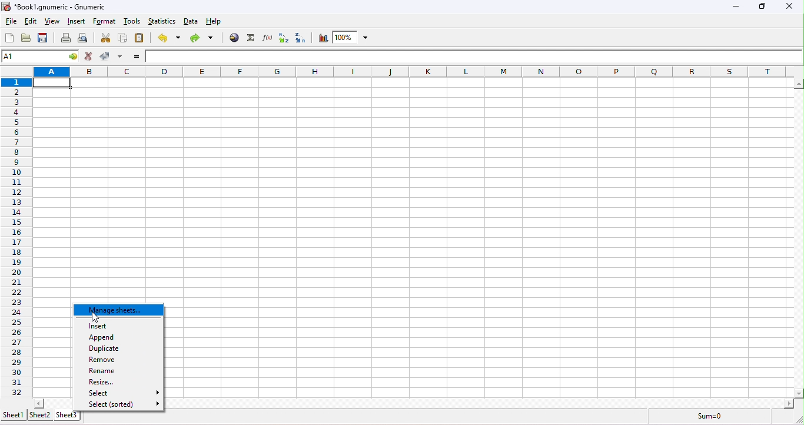 This screenshot has height=425, width=804. Describe the element at coordinates (14, 417) in the screenshot. I see `sheet 1` at that location.